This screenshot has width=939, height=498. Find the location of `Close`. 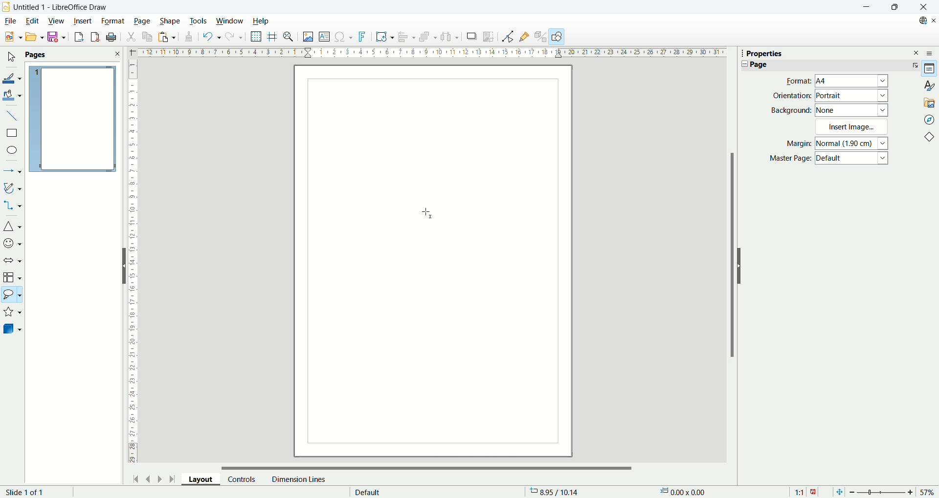

Close is located at coordinates (923, 7).